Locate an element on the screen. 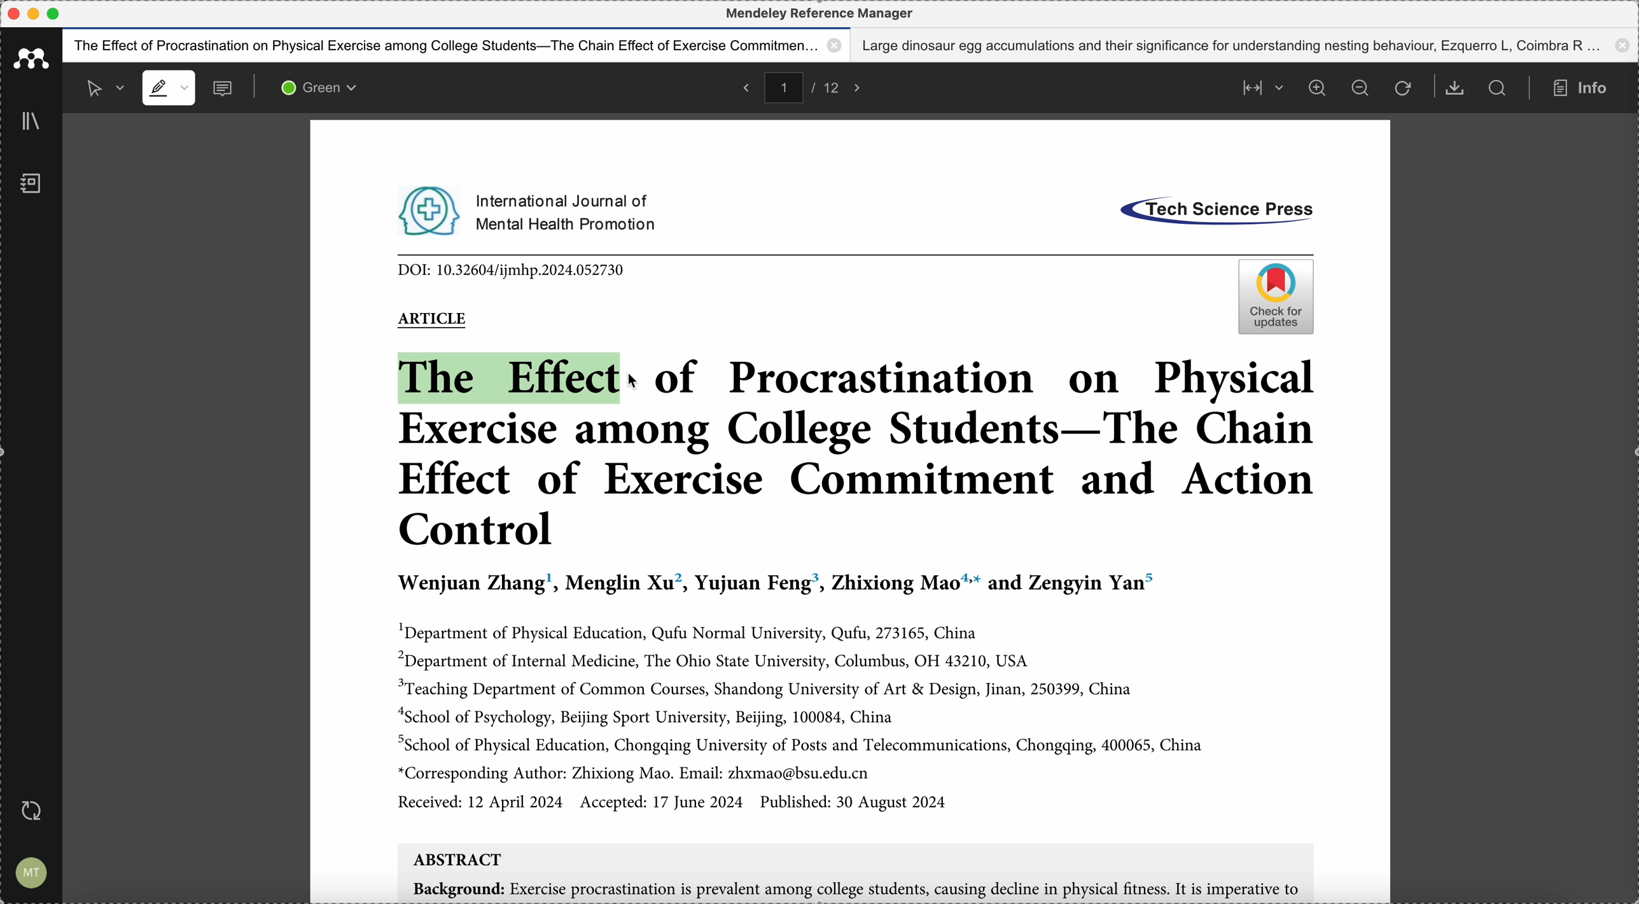 The width and height of the screenshot is (1639, 904). download document is located at coordinates (1456, 88).